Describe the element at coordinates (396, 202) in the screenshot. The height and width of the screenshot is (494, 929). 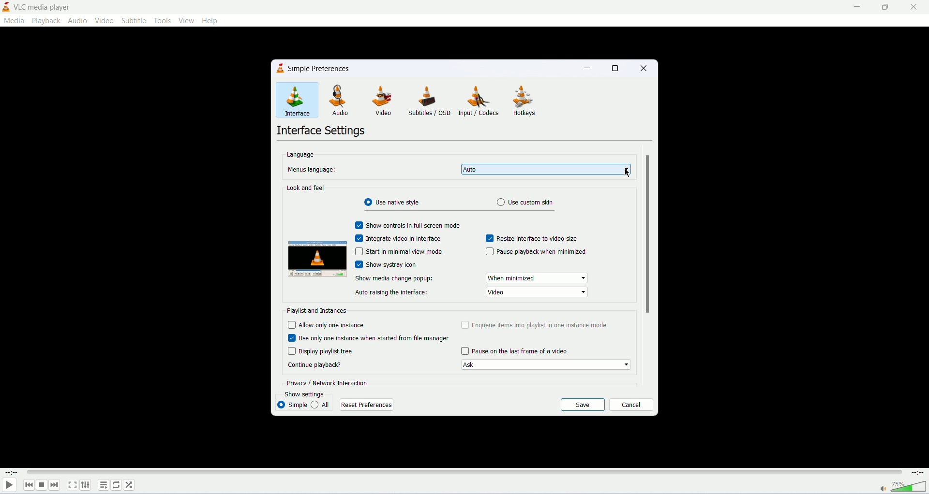
I see `use native style` at that location.